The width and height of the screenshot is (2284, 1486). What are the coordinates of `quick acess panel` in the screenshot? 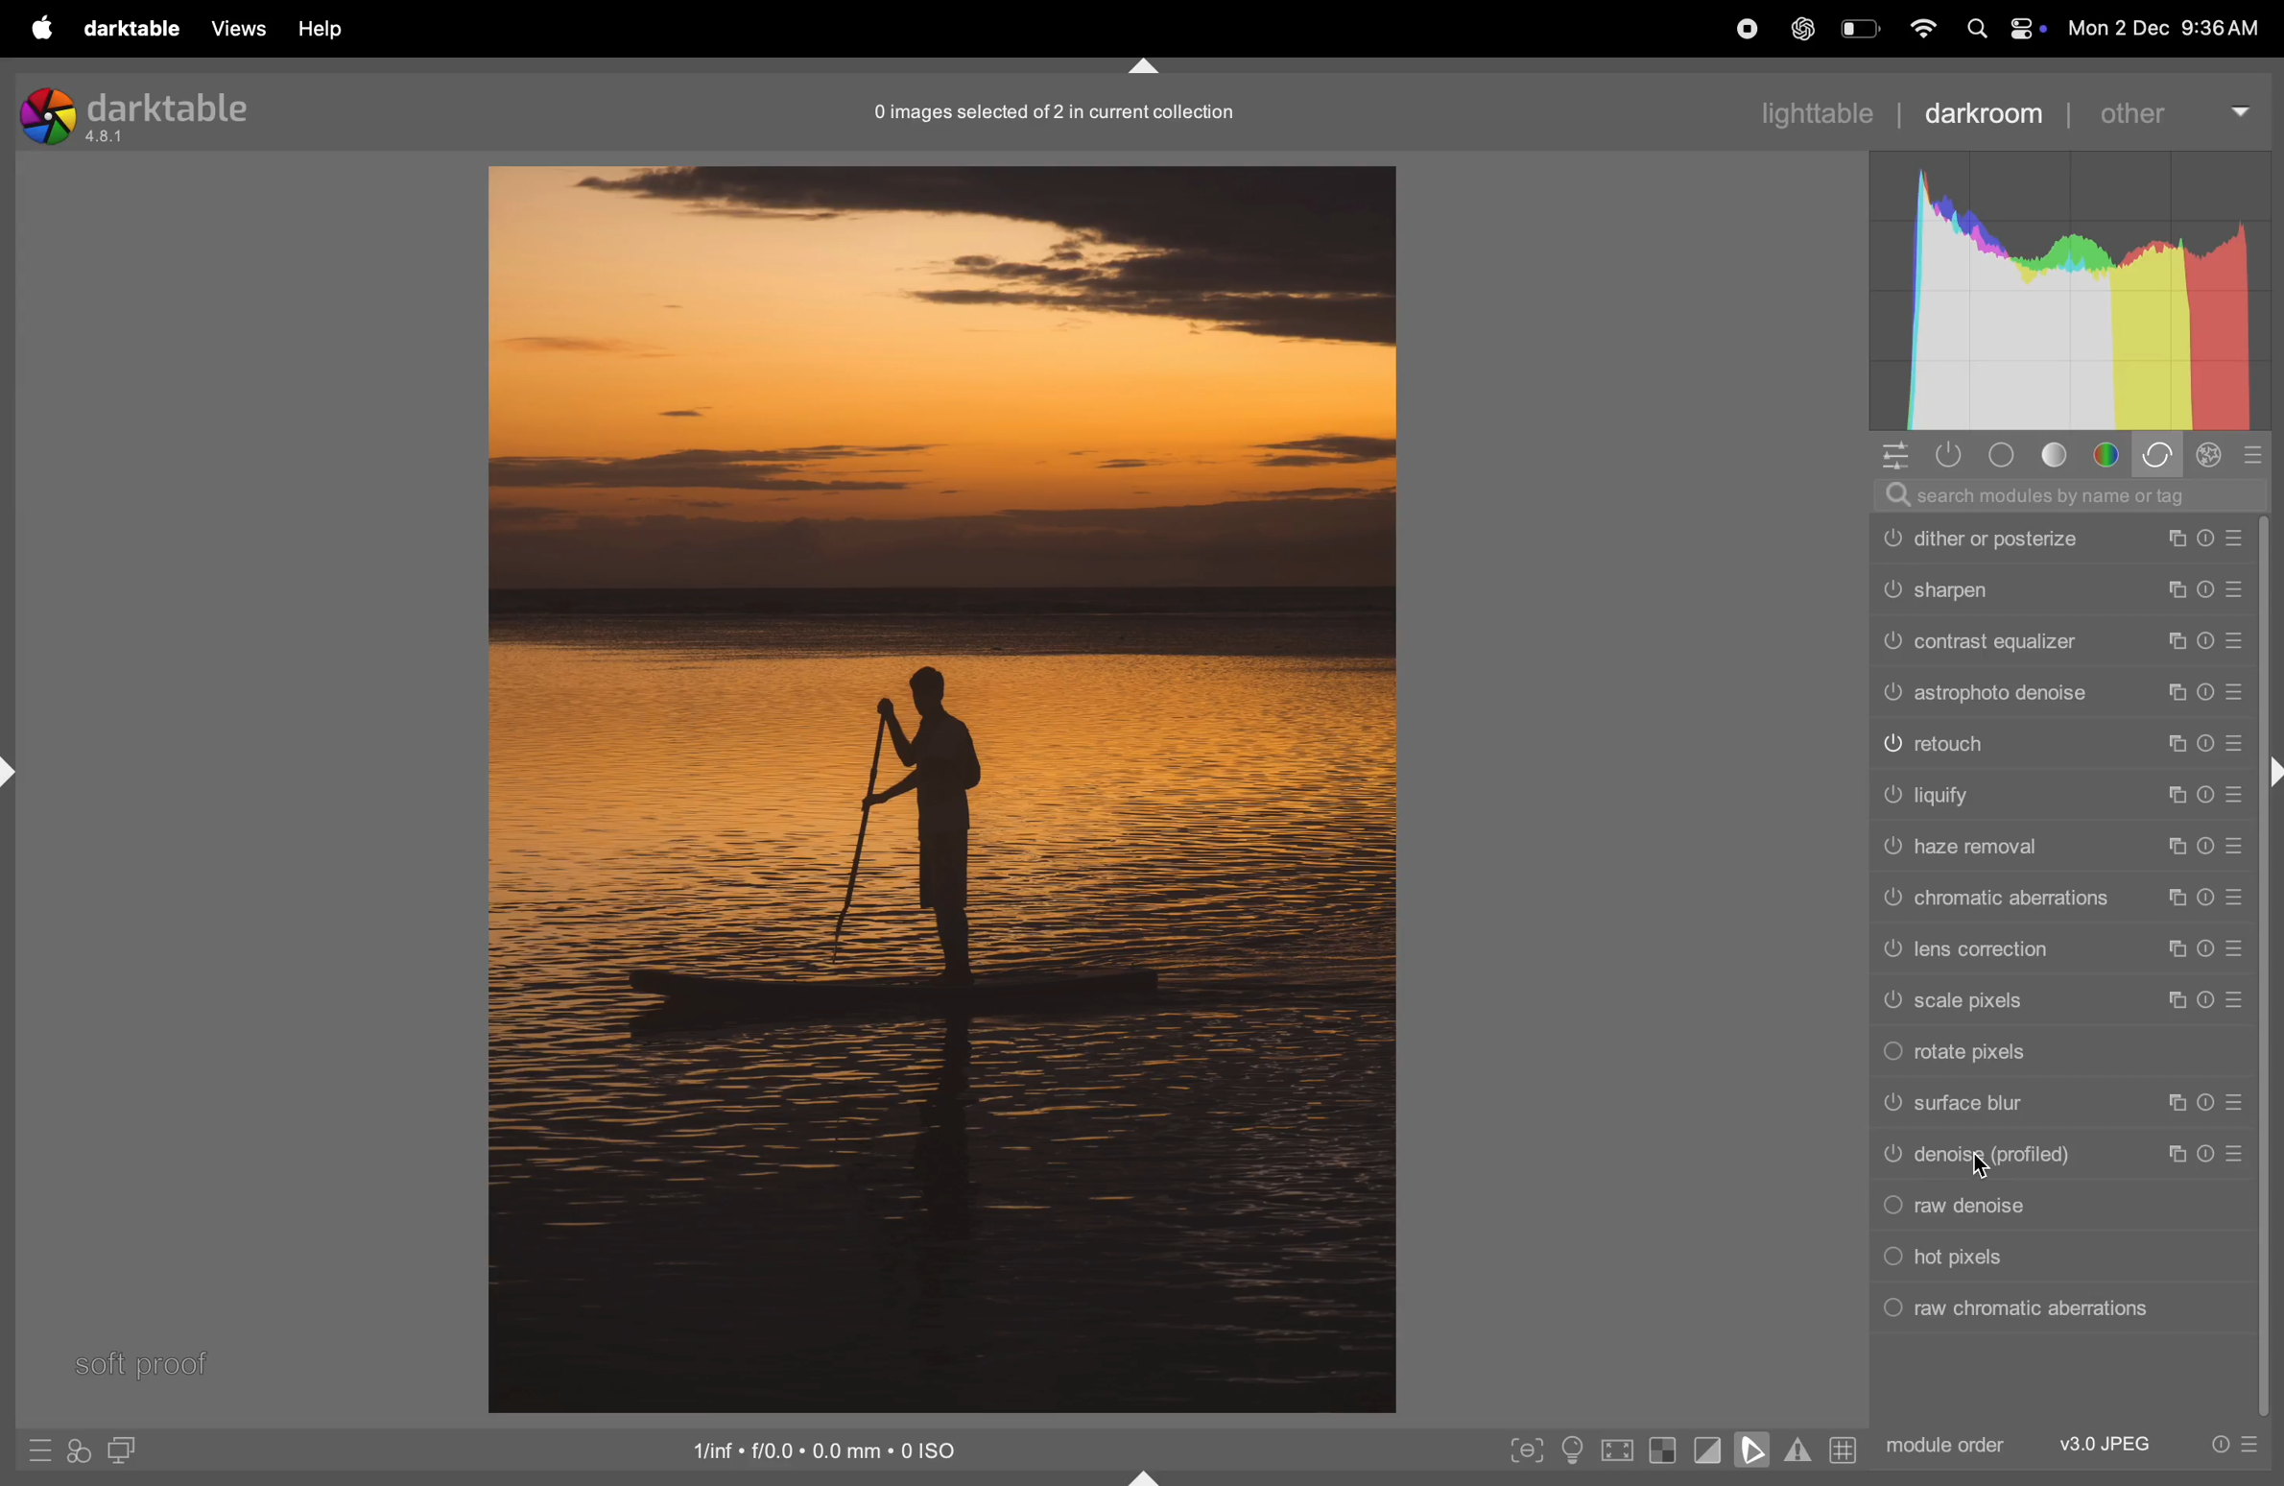 It's located at (1899, 456).